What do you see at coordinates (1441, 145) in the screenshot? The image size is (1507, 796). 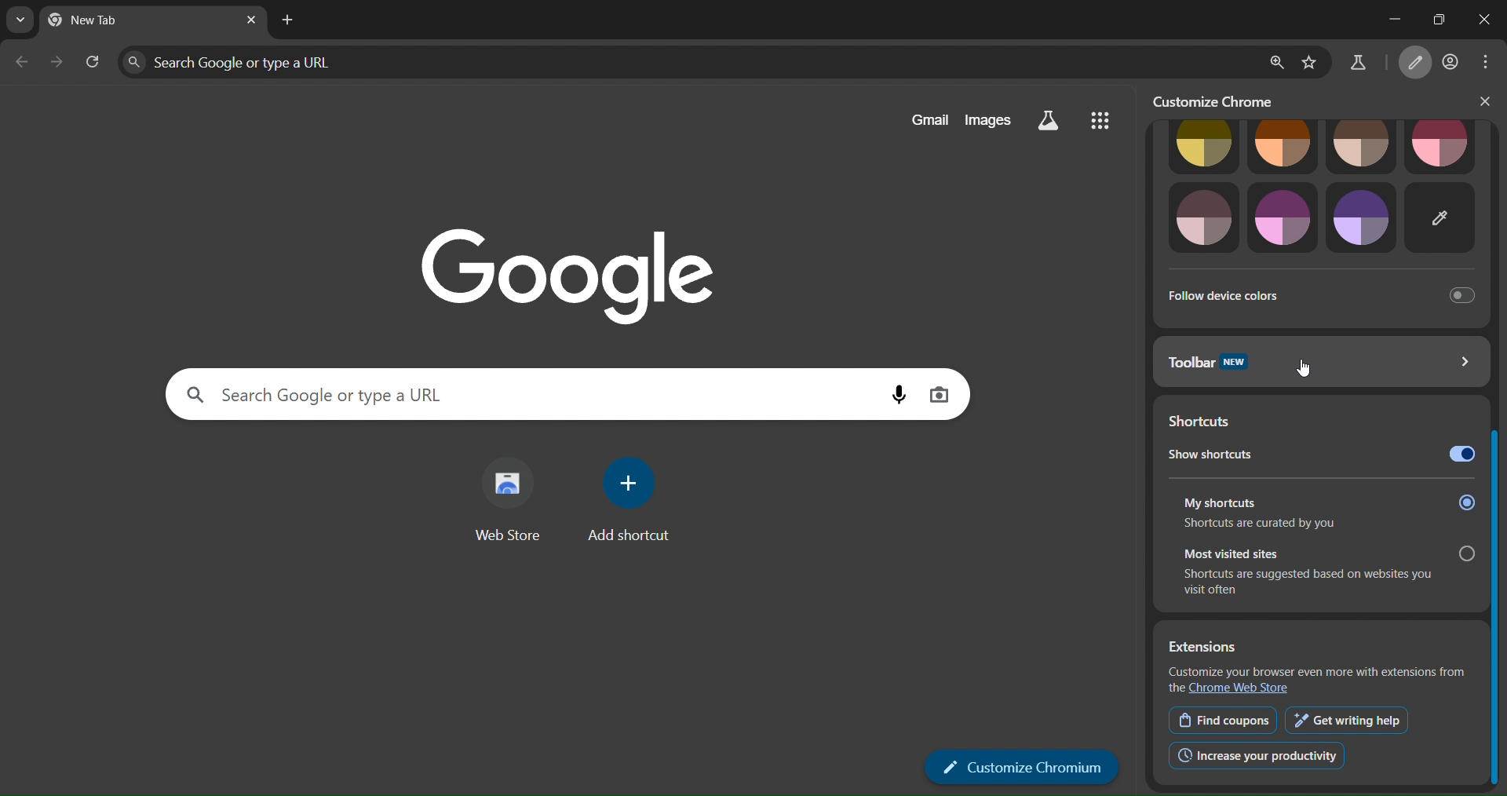 I see `theme` at bounding box center [1441, 145].